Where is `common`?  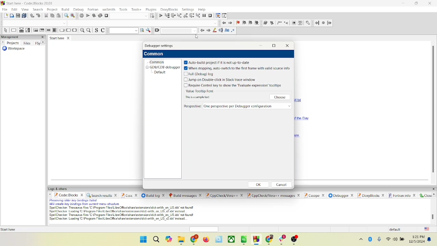 common is located at coordinates (155, 54).